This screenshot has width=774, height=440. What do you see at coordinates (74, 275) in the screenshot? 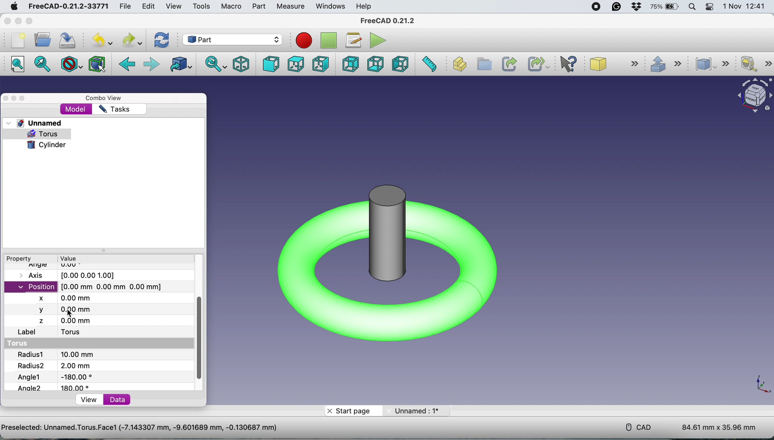
I see `Axis` at bounding box center [74, 275].